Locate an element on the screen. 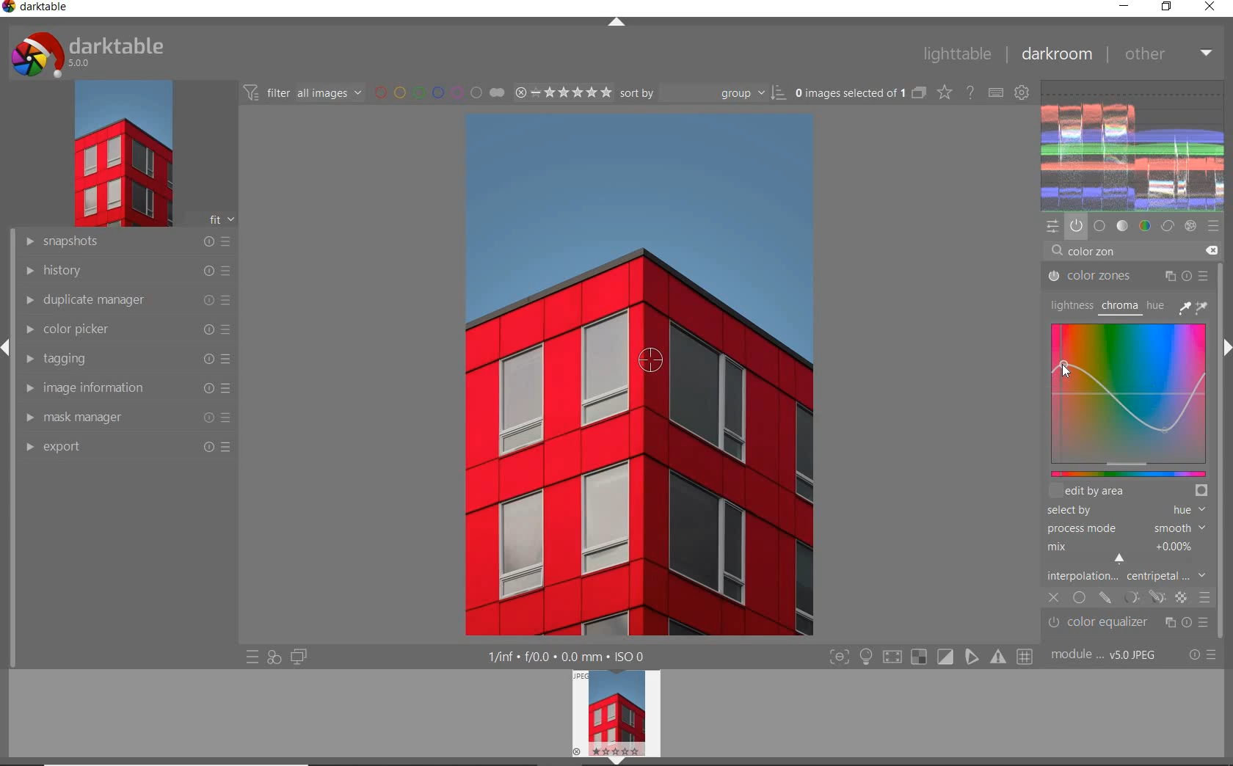  grid overlay is located at coordinates (1025, 655).